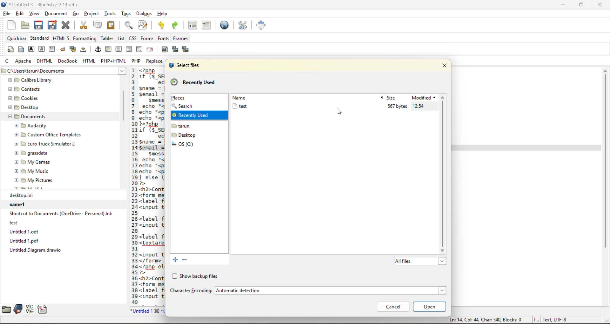 The width and height of the screenshot is (610, 324). I want to click on new, so click(10, 25).